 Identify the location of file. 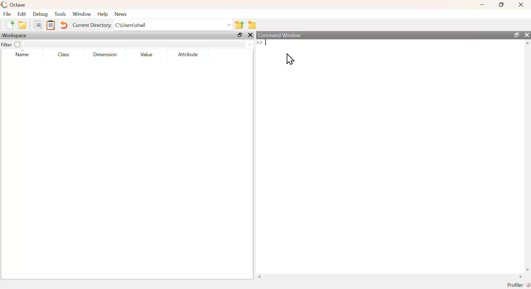
(7, 14).